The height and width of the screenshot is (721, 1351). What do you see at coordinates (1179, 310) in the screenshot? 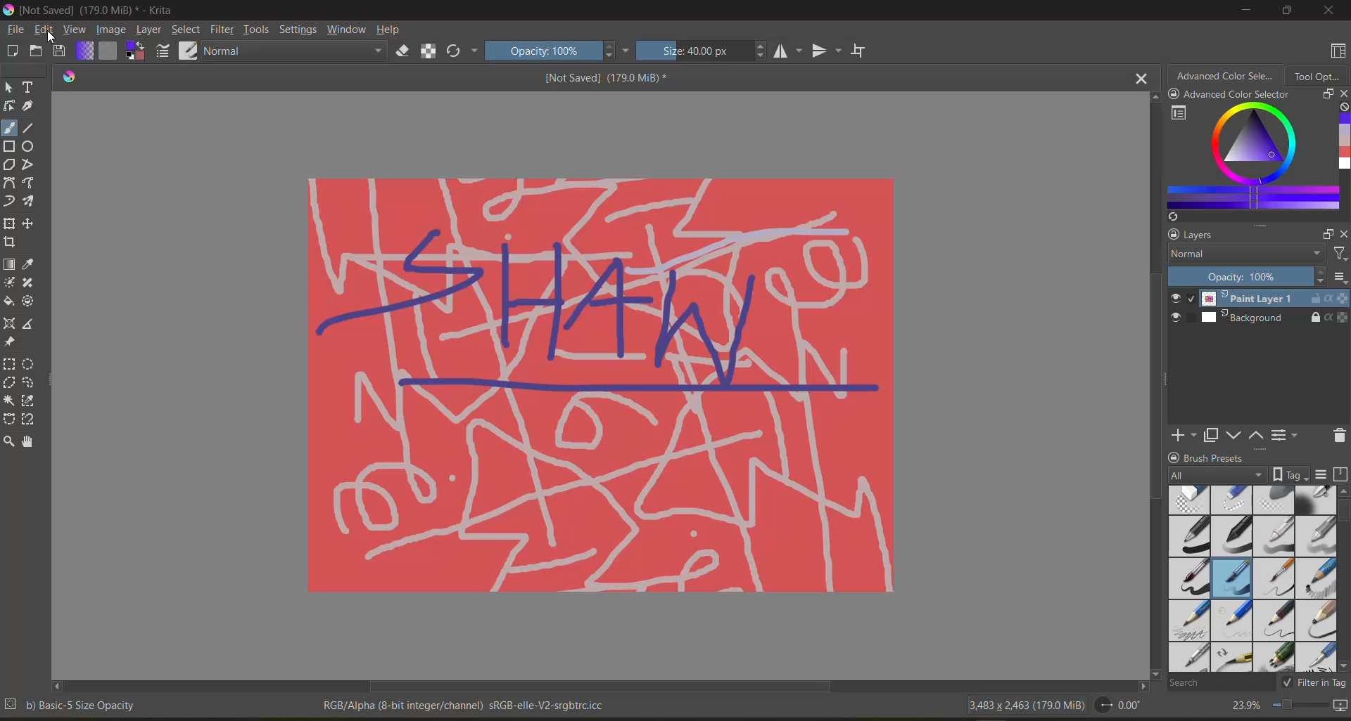
I see `preview` at bounding box center [1179, 310].